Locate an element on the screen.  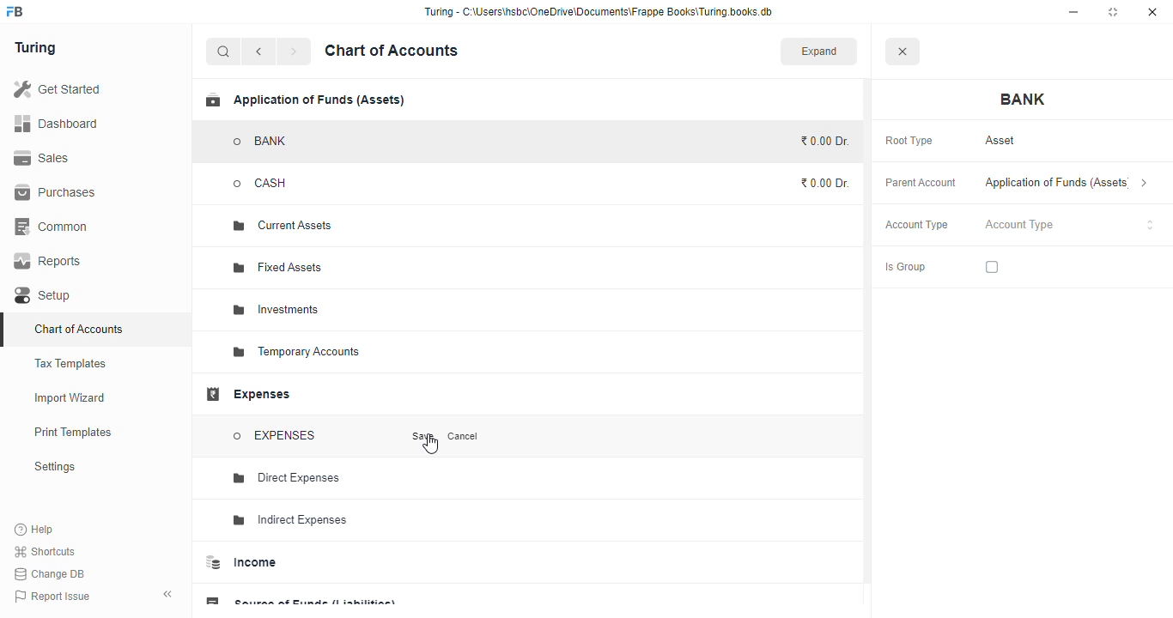
sales is located at coordinates (42, 158).